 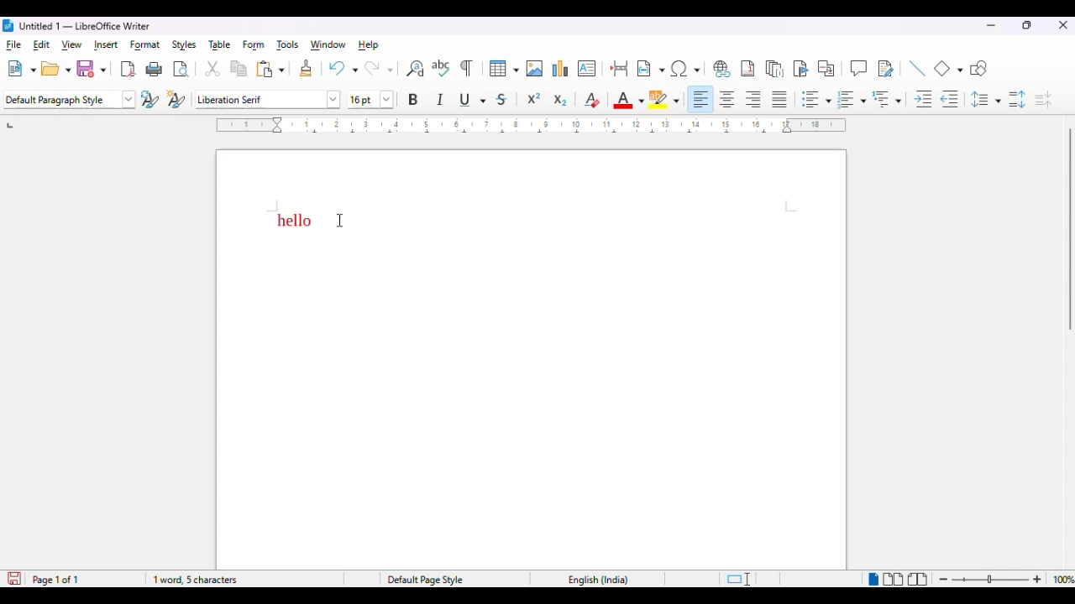 I want to click on set paragraph style, so click(x=70, y=100).